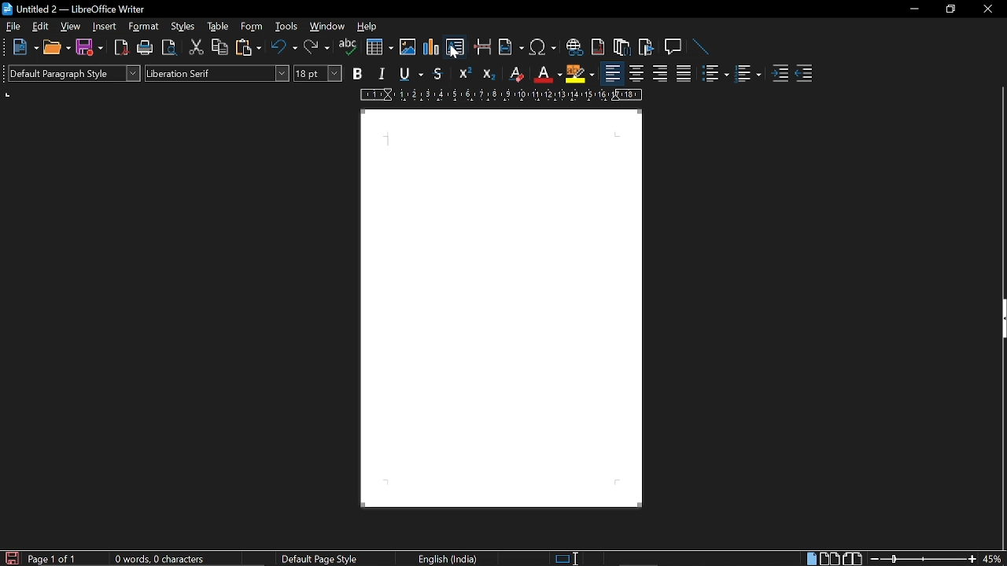 The height and width of the screenshot is (566, 1007). What do you see at coordinates (450, 558) in the screenshot?
I see `English(India)` at bounding box center [450, 558].